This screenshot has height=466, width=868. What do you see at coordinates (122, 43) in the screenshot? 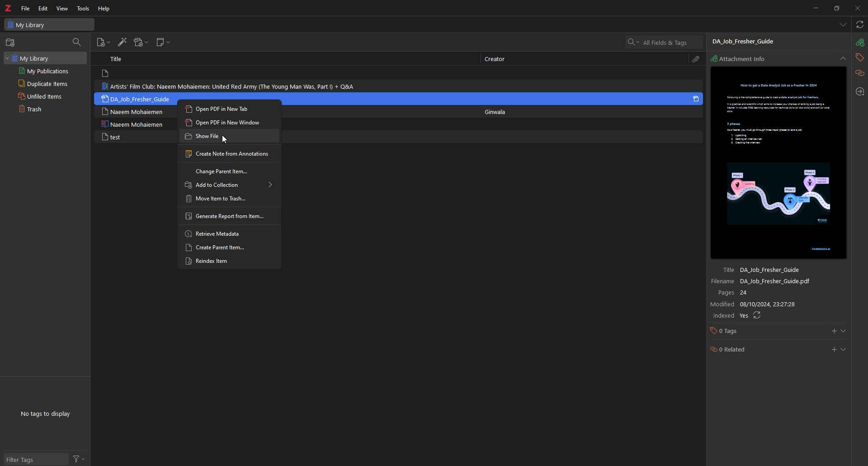
I see `add items by identifier` at bounding box center [122, 43].